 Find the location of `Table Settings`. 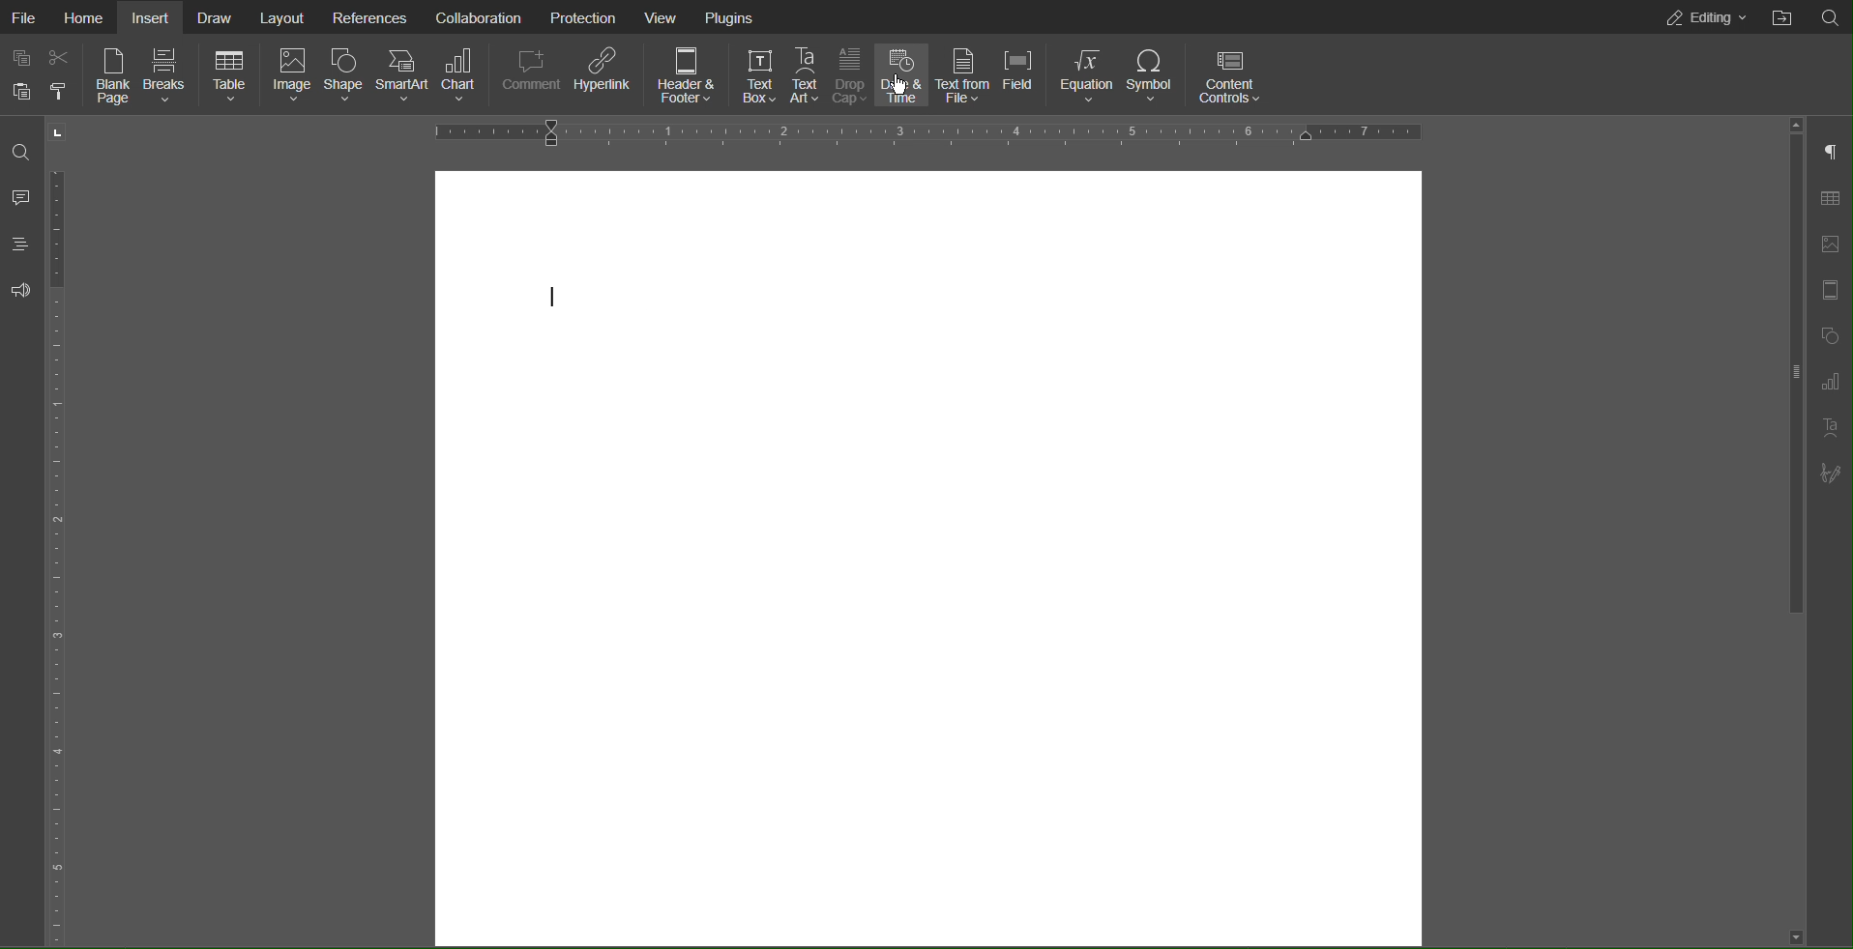

Table Settings is located at coordinates (1829, 199).